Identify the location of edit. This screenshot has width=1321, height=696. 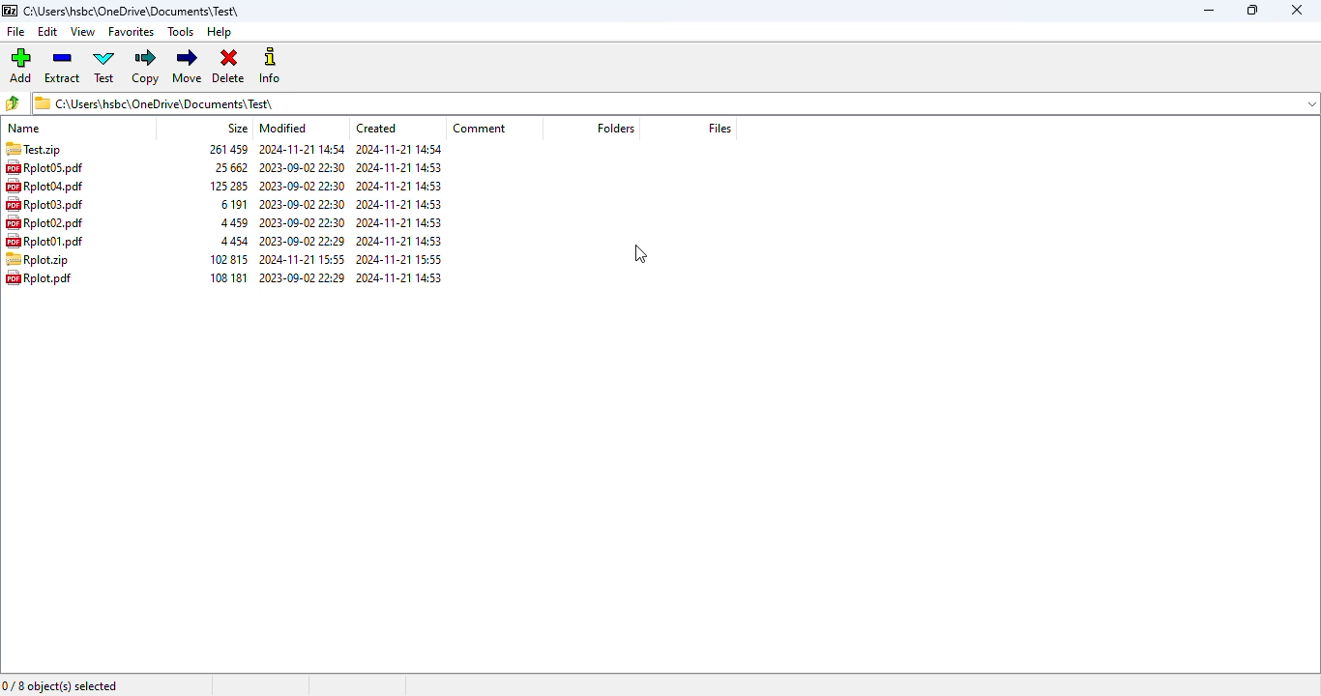
(48, 32).